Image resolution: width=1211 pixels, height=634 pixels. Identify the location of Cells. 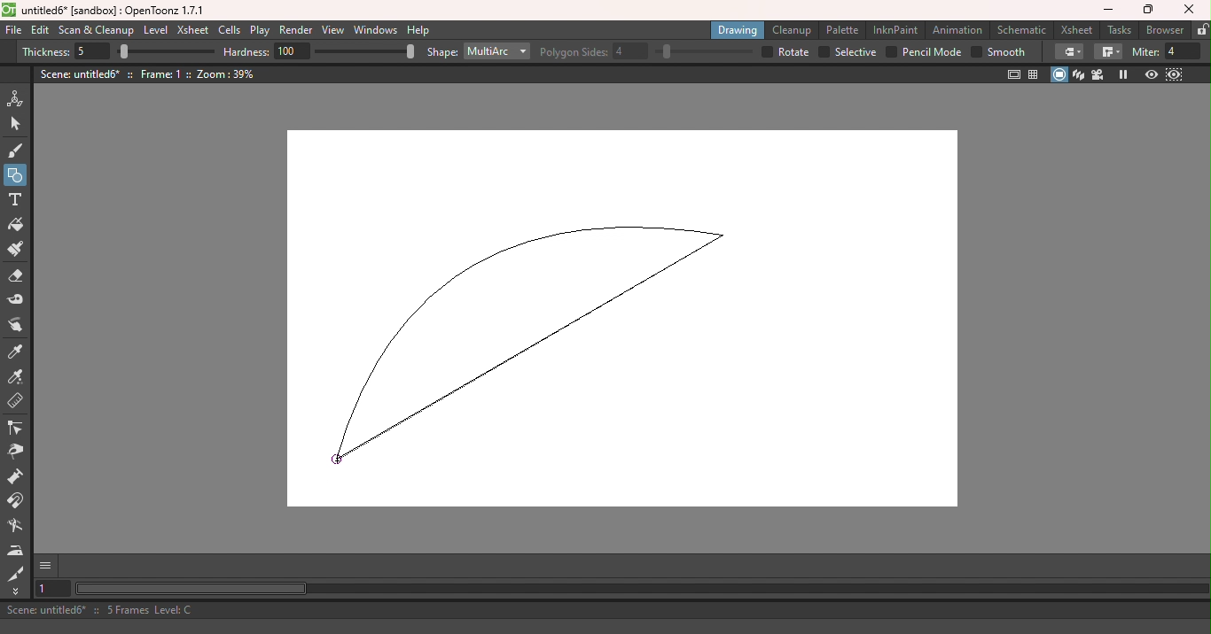
(229, 31).